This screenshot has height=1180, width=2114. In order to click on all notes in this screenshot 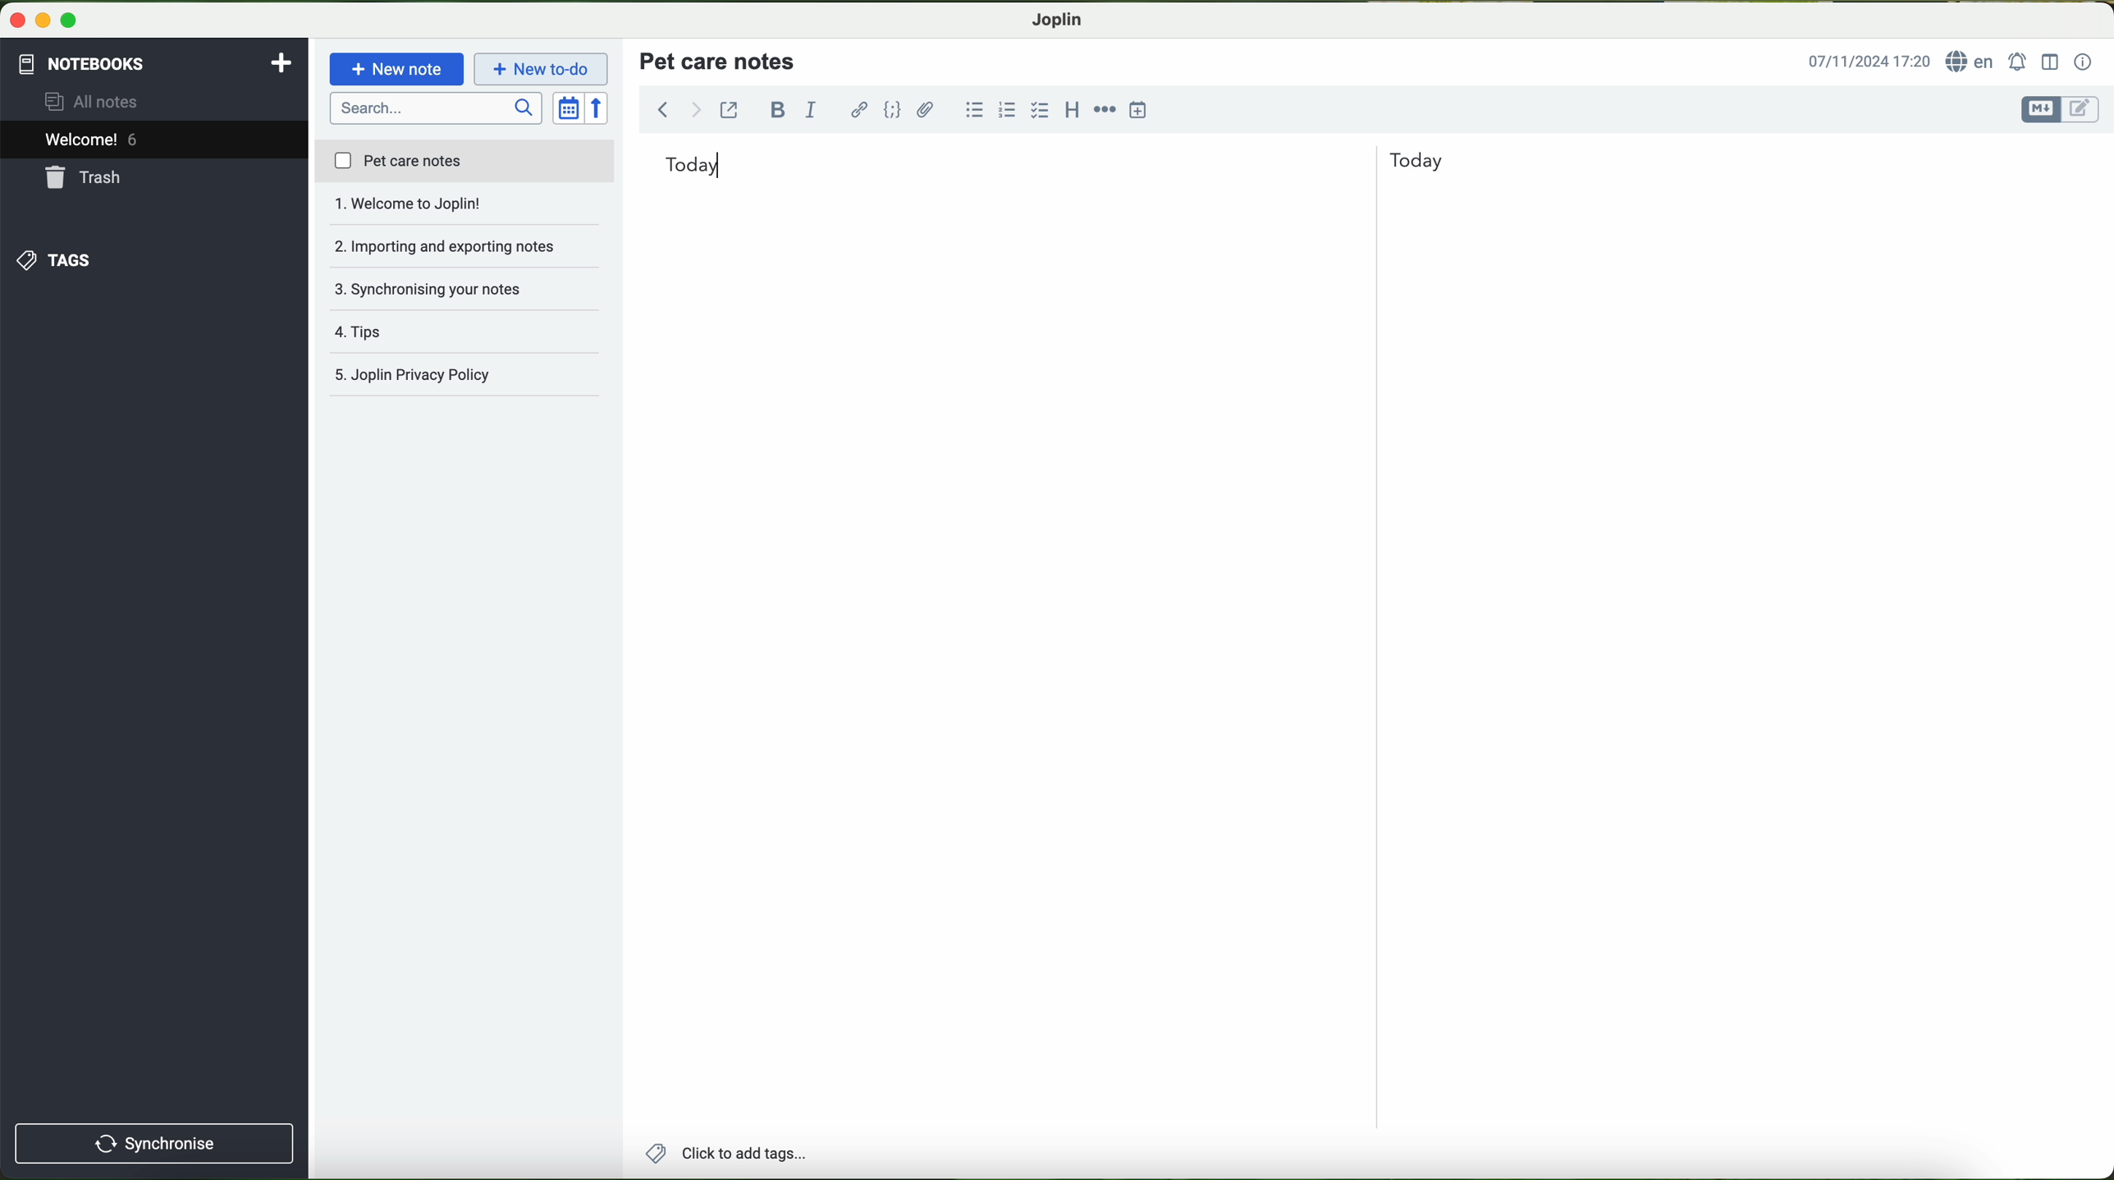, I will do `click(96, 103)`.